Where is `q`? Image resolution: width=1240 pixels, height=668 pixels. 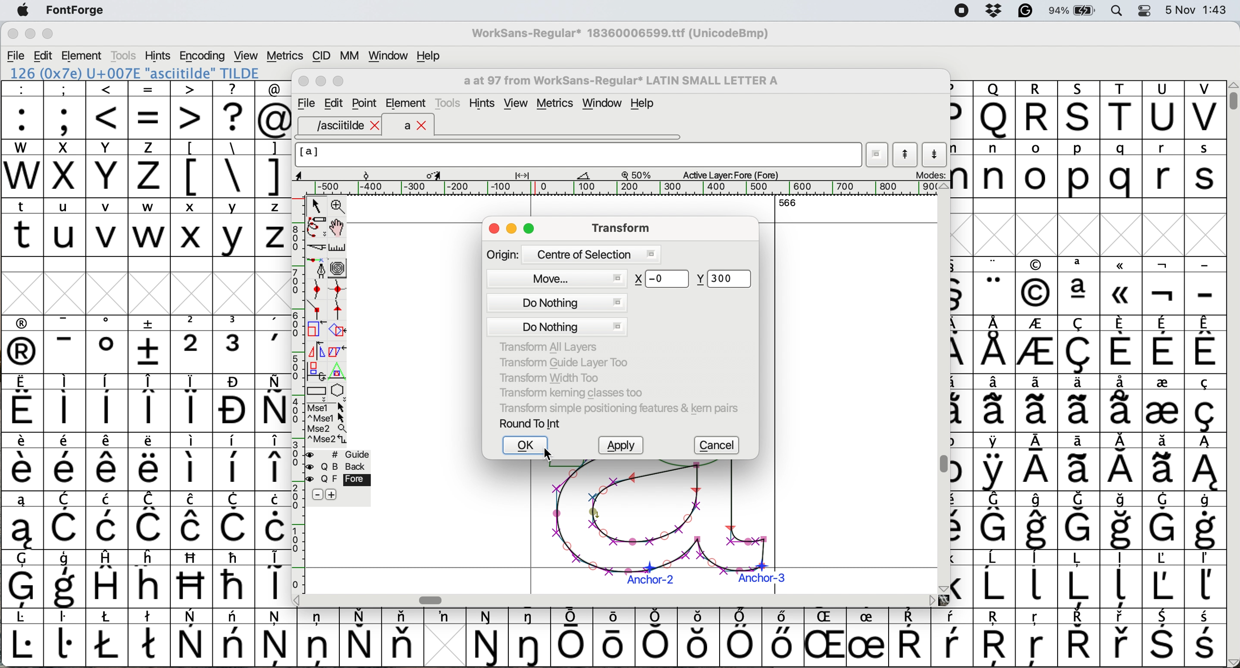
q is located at coordinates (1124, 169).